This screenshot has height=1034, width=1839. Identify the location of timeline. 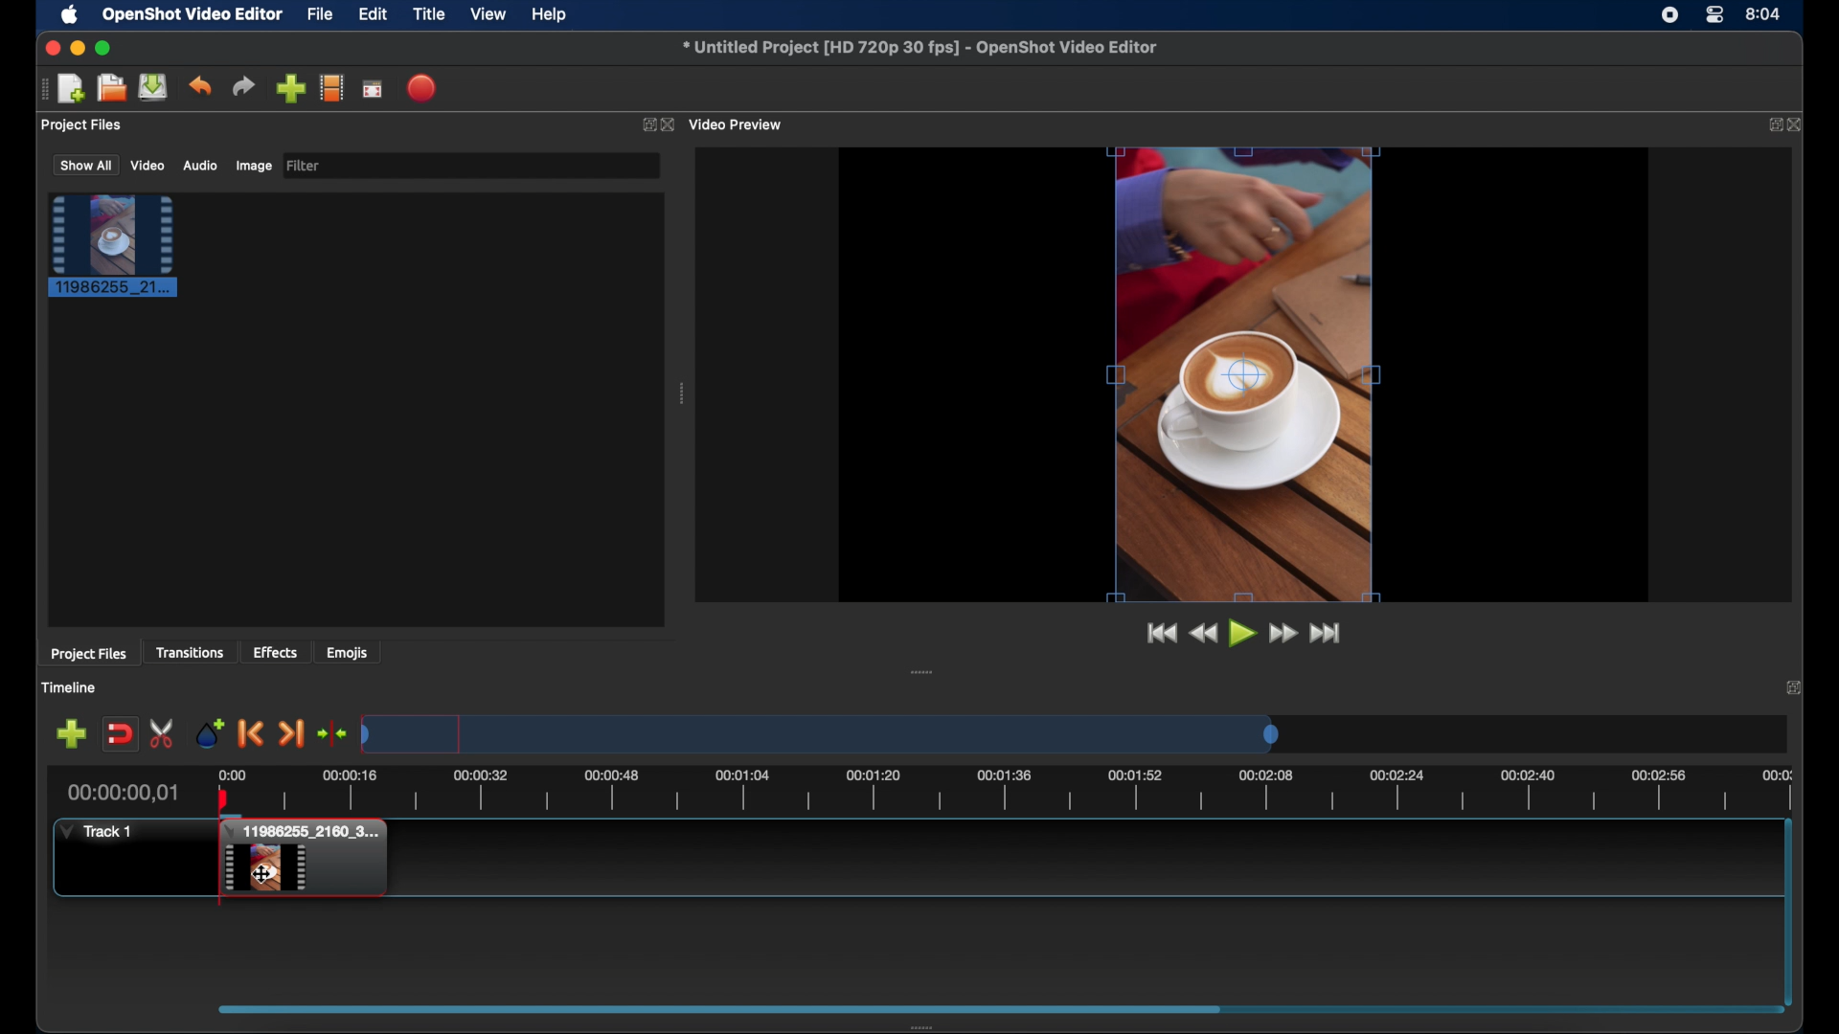
(71, 687).